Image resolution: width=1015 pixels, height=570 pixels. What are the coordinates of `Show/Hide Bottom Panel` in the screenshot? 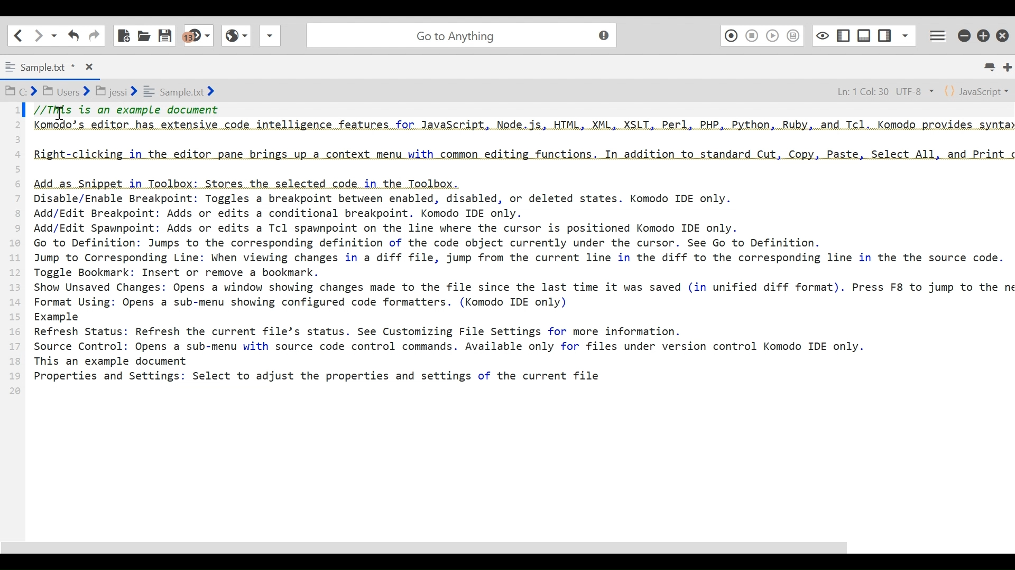 It's located at (864, 34).